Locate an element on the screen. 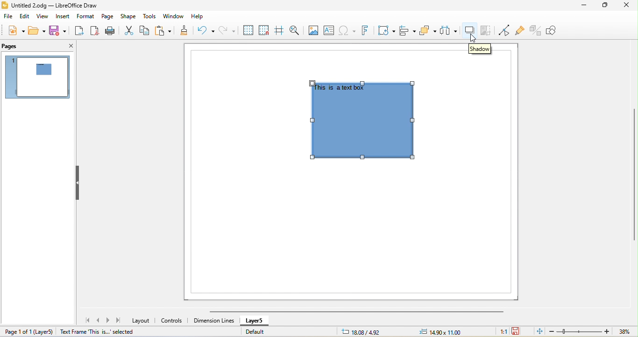  cut is located at coordinates (128, 31).